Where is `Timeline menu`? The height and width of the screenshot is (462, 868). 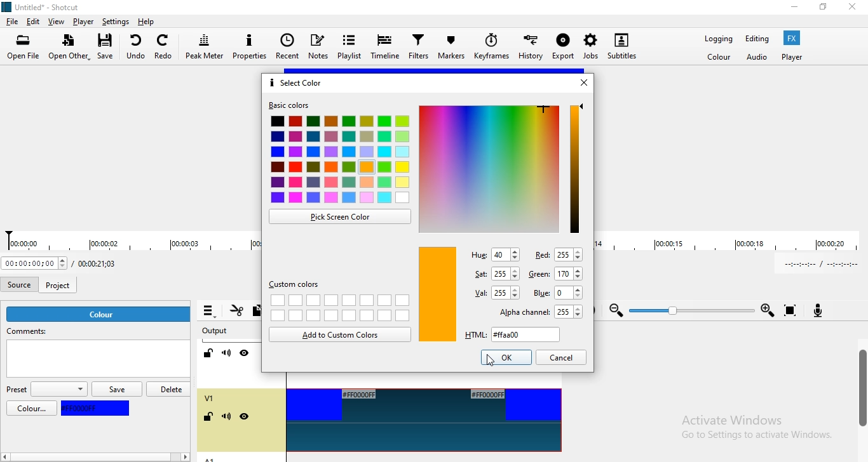 Timeline menu is located at coordinates (209, 312).